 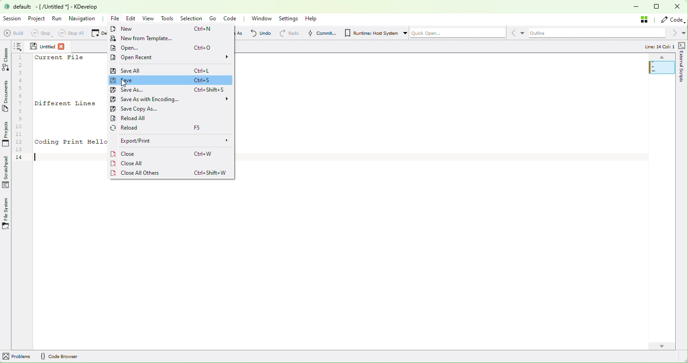 What do you see at coordinates (35, 156) in the screenshot?
I see `typing cursor` at bounding box center [35, 156].